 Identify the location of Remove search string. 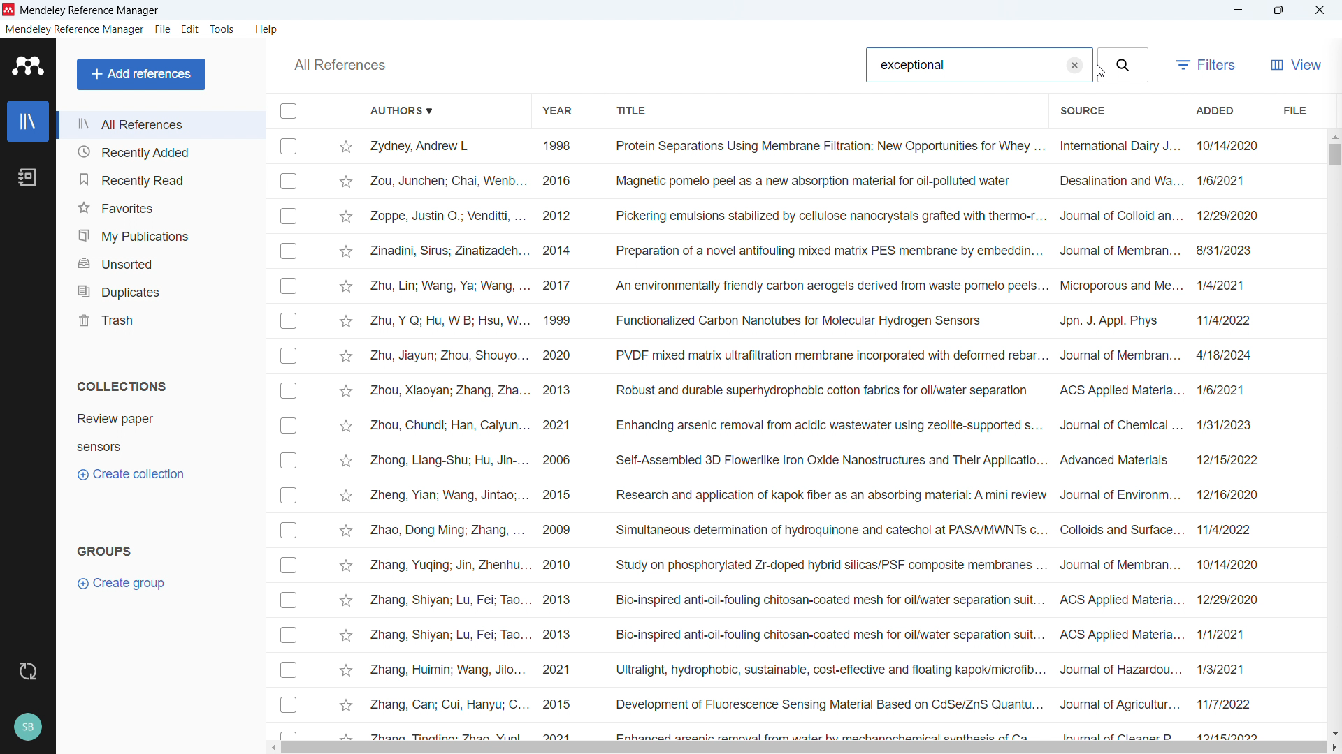
(1075, 65).